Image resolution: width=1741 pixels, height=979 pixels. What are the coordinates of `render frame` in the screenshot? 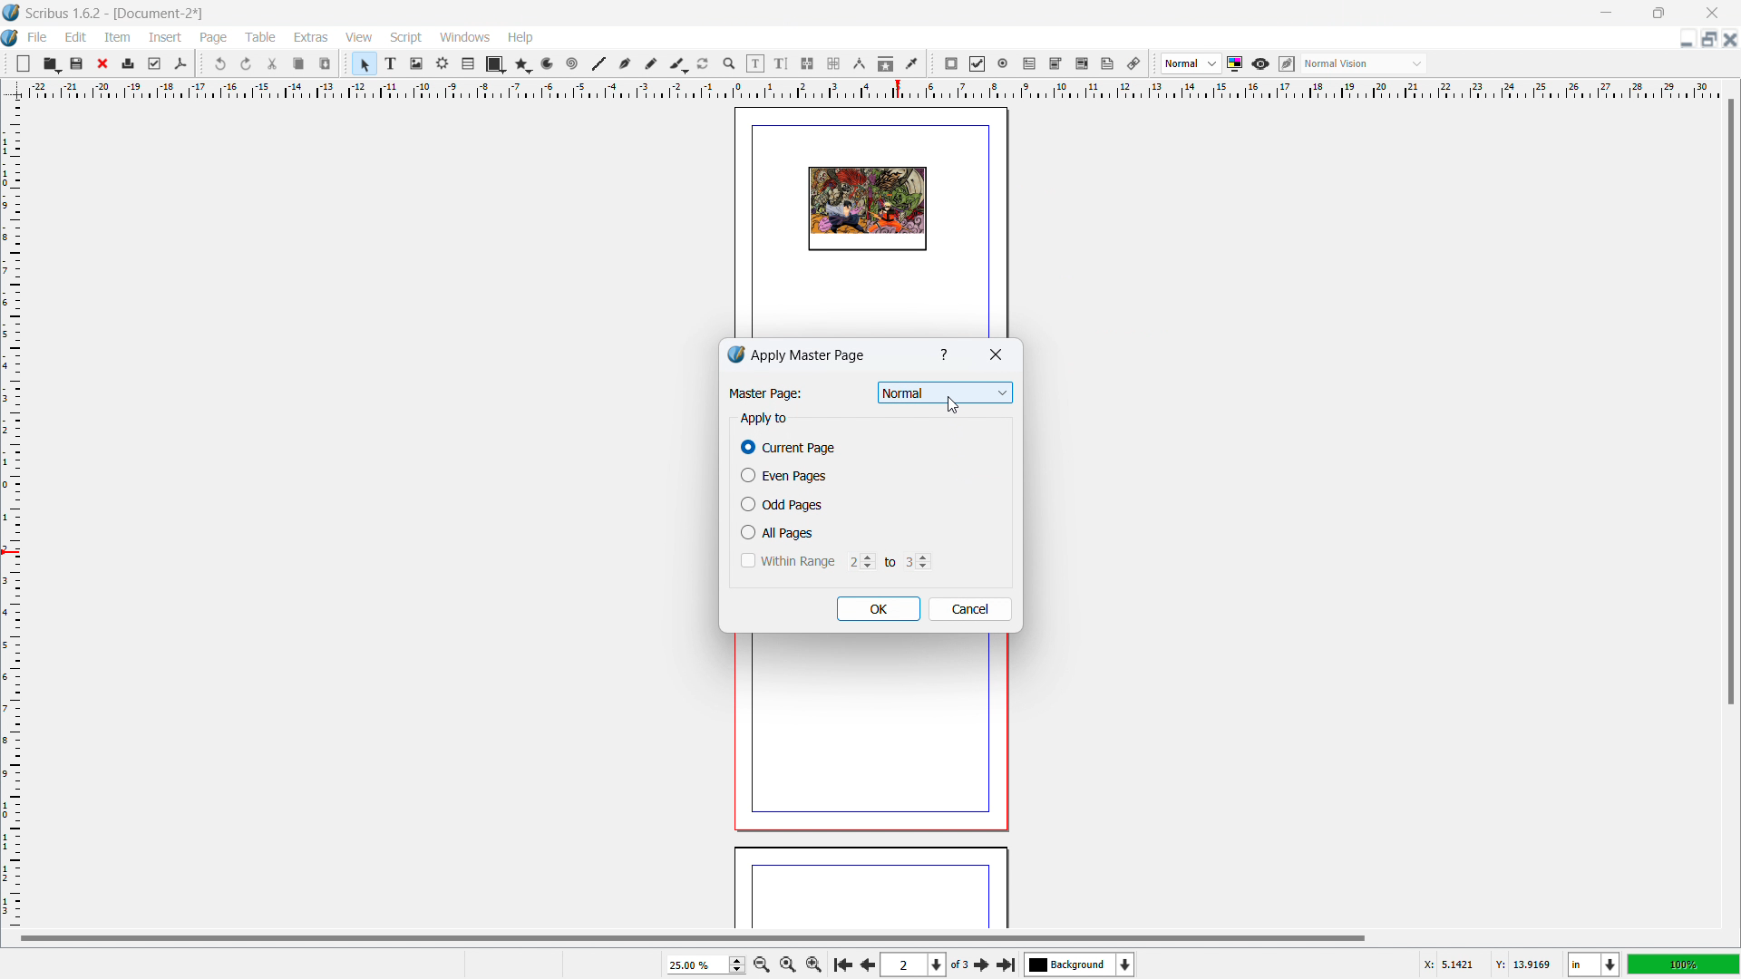 It's located at (443, 63).